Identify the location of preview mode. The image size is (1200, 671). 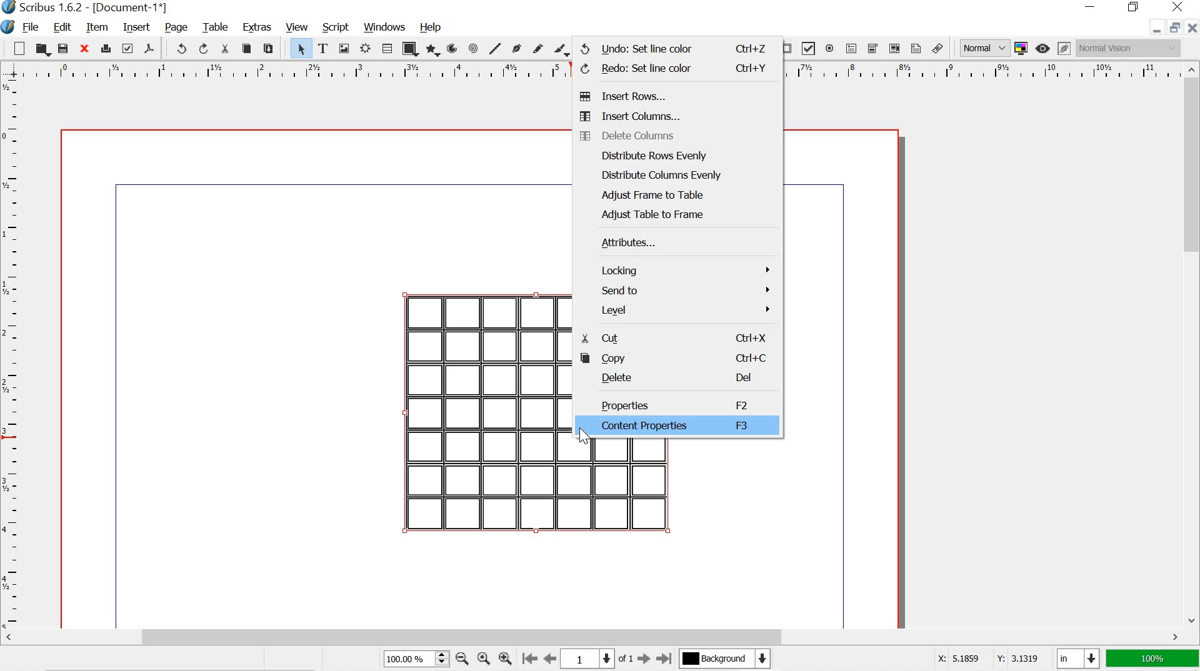
(1042, 49).